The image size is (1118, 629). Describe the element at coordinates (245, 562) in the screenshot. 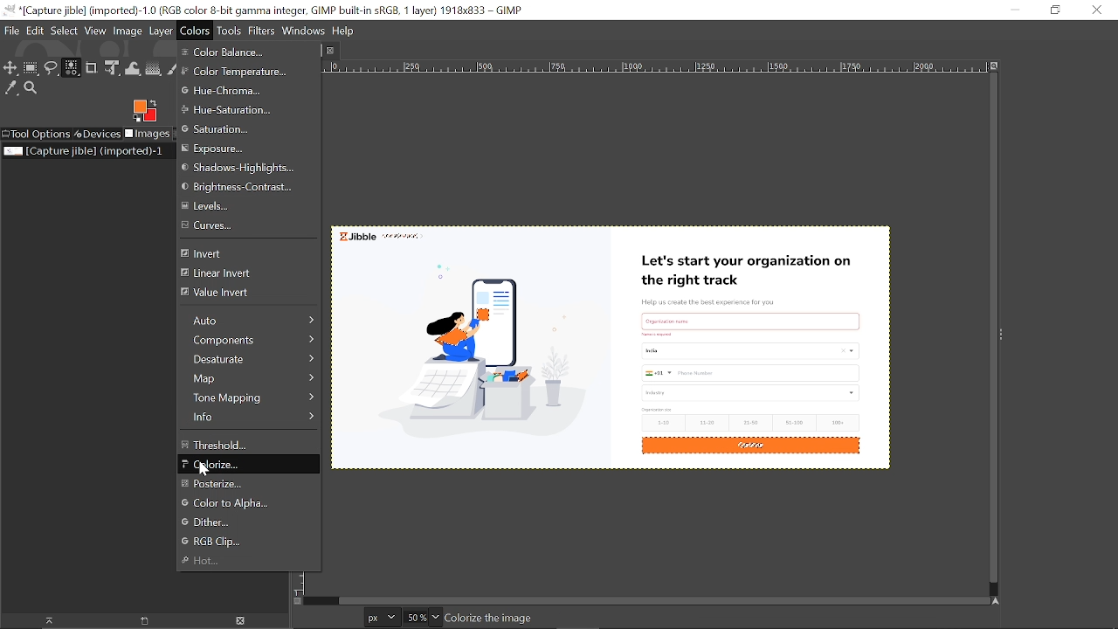

I see `hot` at that location.